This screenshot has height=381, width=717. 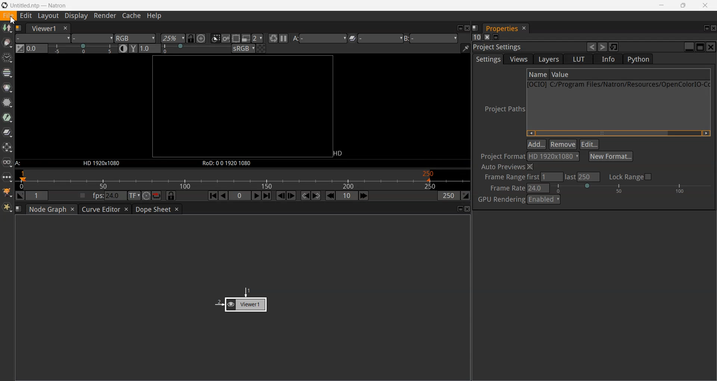 What do you see at coordinates (226, 38) in the screenshot?
I see `Render the image` at bounding box center [226, 38].